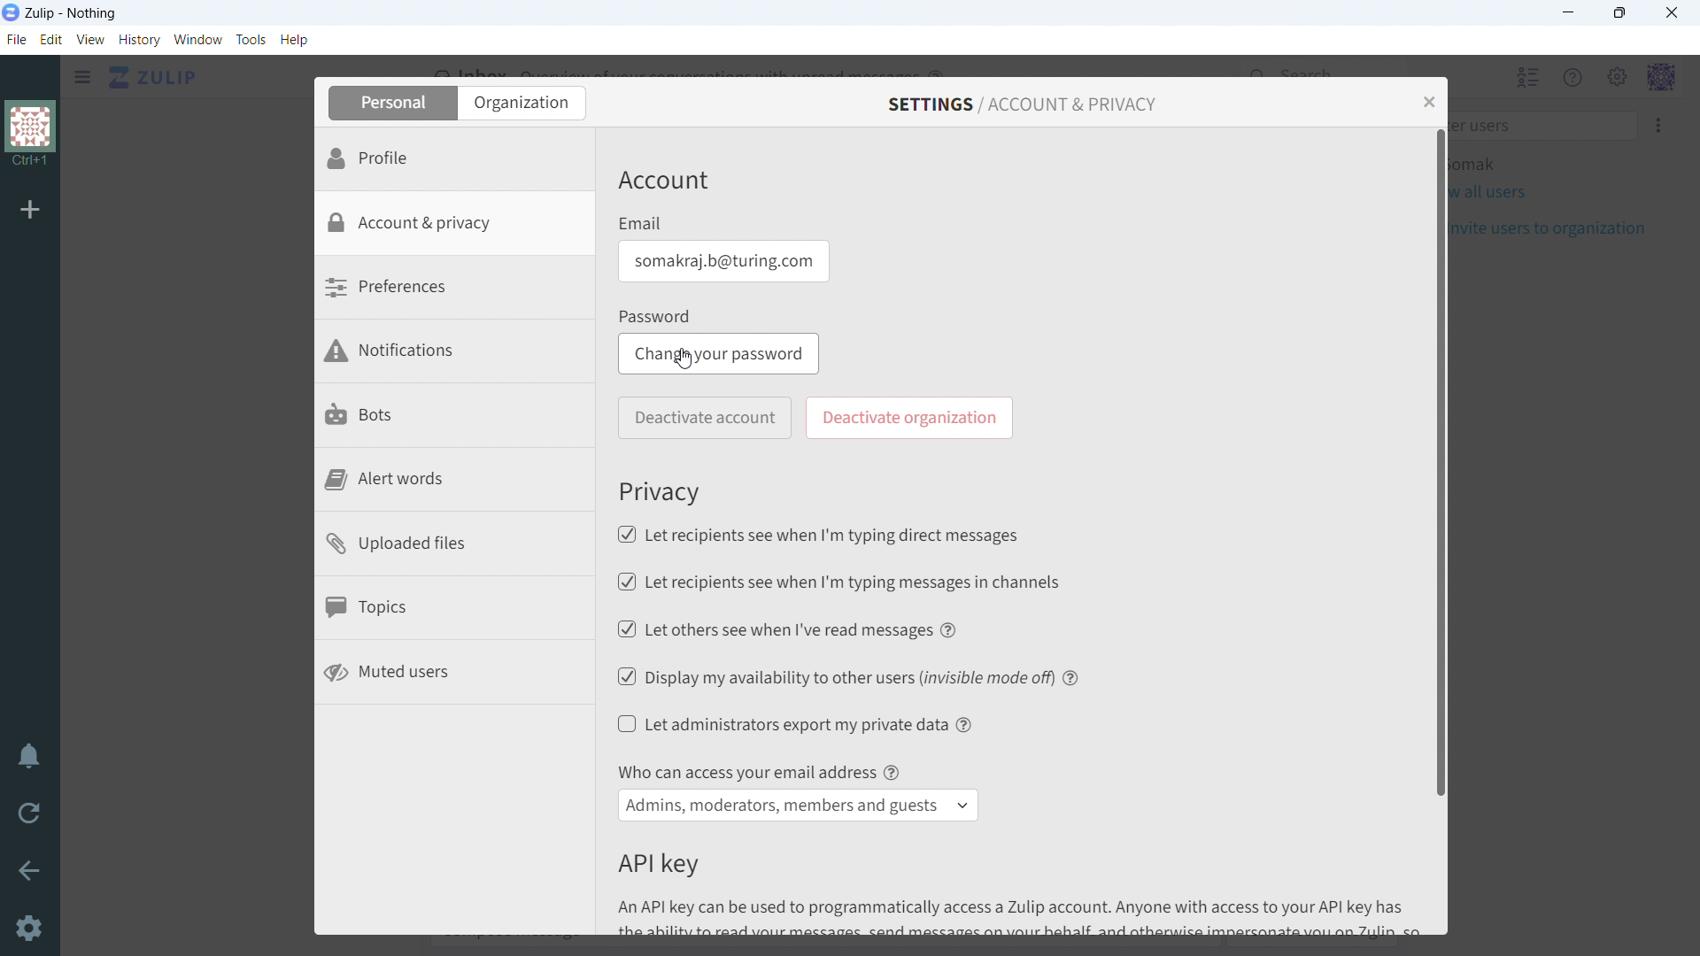 This screenshot has height=956, width=1700. Describe the element at coordinates (294, 39) in the screenshot. I see `help` at that location.